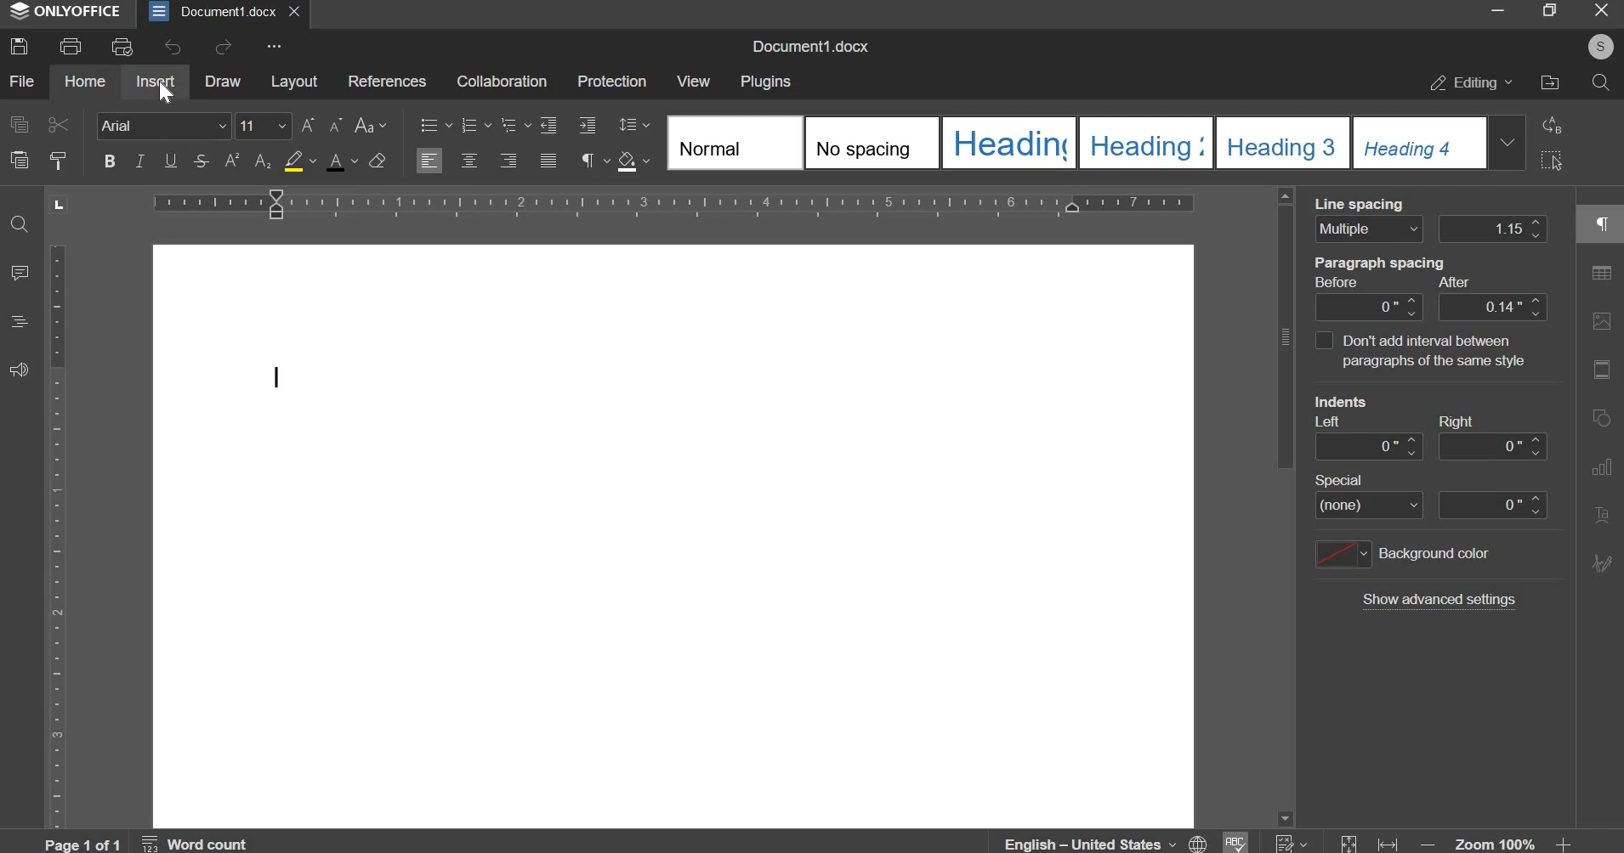  Describe the element at coordinates (1602, 82) in the screenshot. I see `search` at that location.